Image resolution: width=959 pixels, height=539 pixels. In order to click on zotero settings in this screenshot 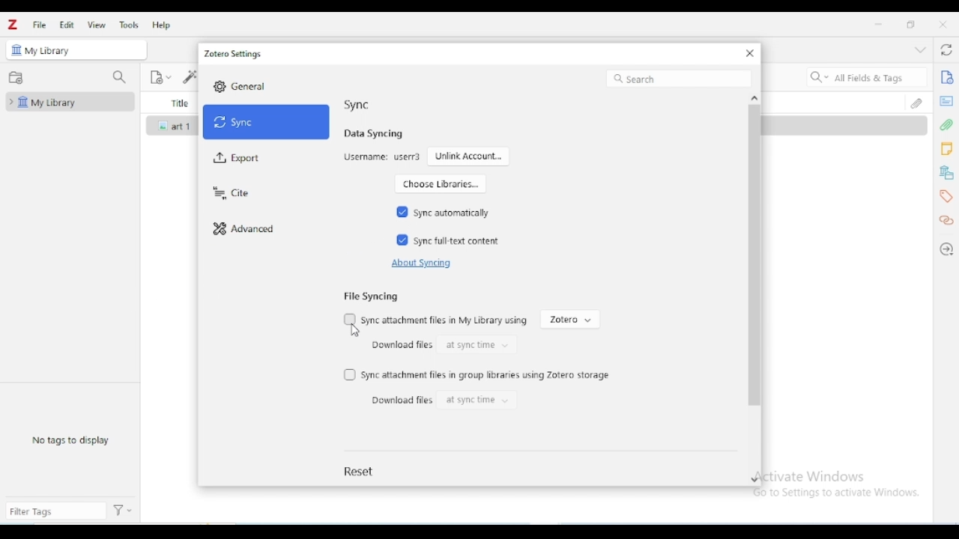, I will do `click(234, 54)`.